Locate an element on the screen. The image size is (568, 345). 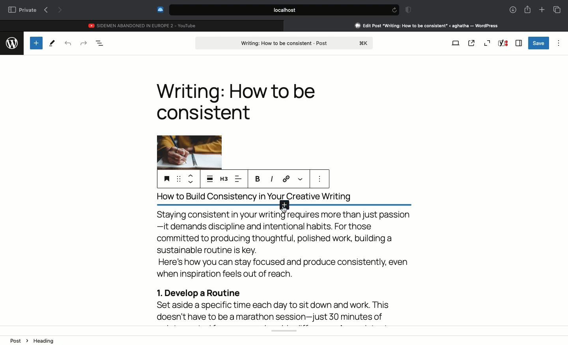
H3 is located at coordinates (224, 179).